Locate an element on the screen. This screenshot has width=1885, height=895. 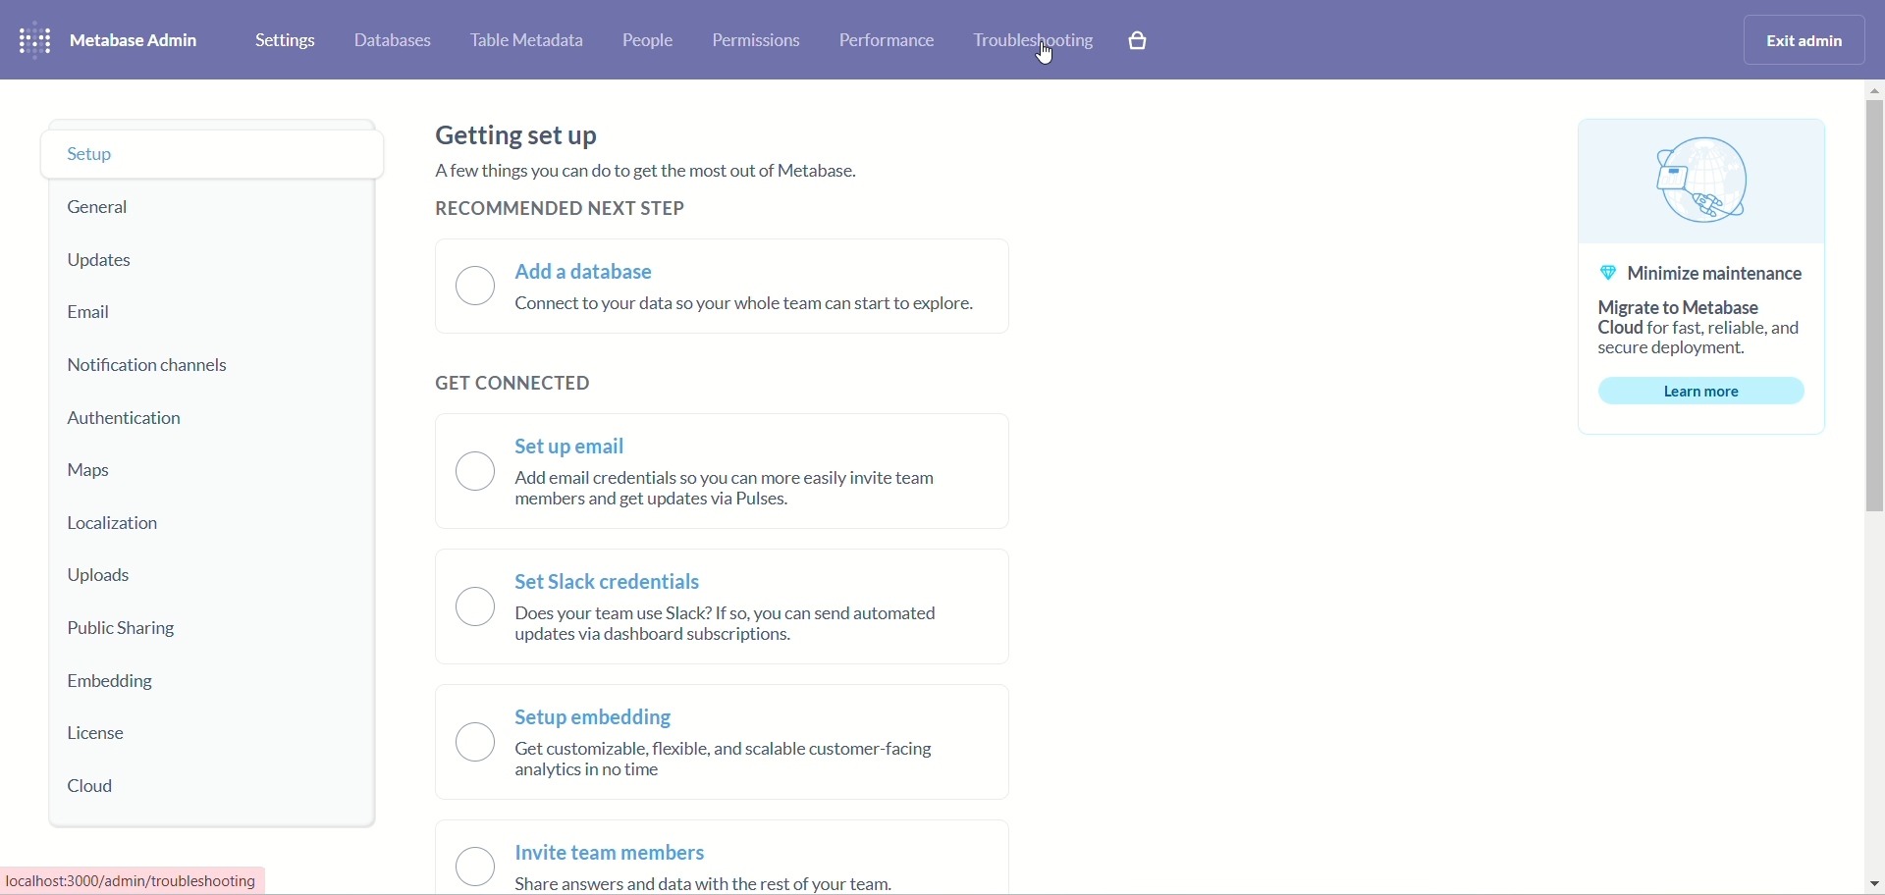
database is located at coordinates (394, 41).